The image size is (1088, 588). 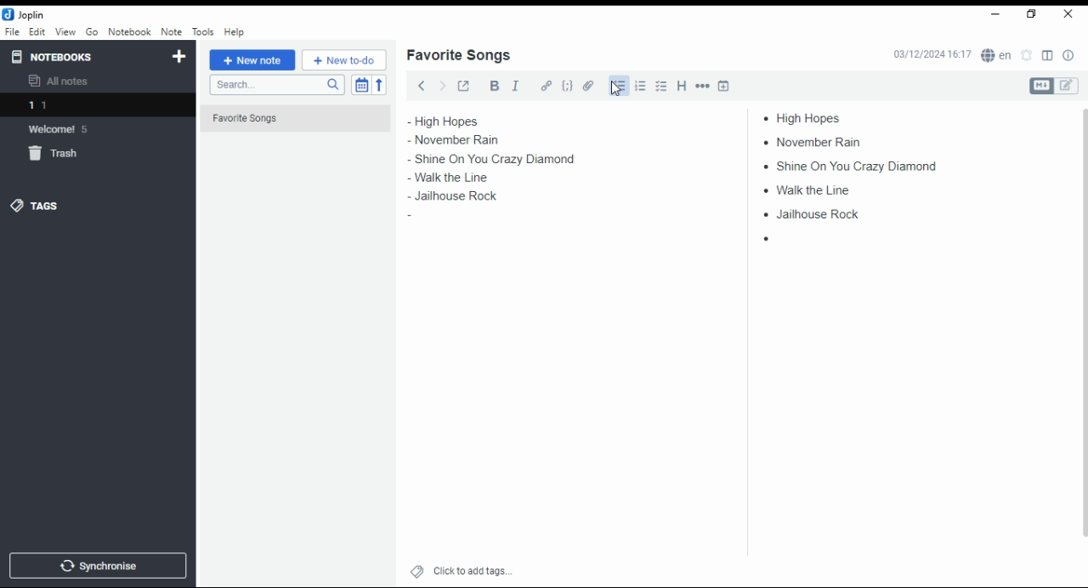 What do you see at coordinates (567, 86) in the screenshot?
I see `code` at bounding box center [567, 86].